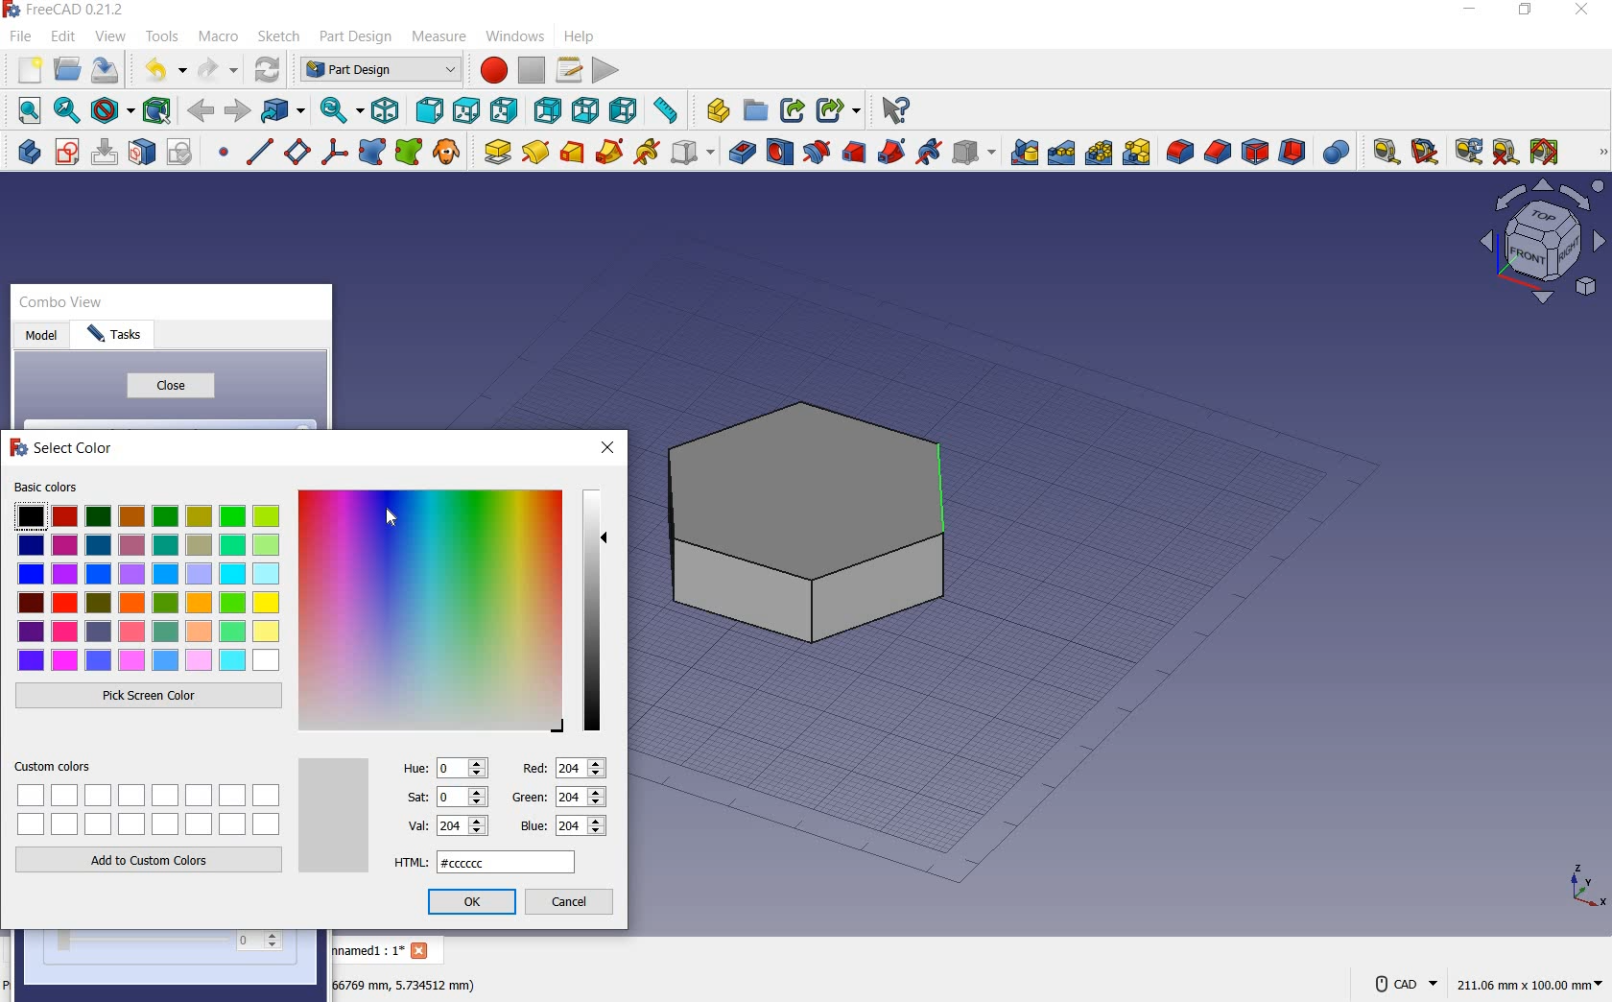 The height and width of the screenshot is (1002, 1612). I want to click on open, so click(68, 68).